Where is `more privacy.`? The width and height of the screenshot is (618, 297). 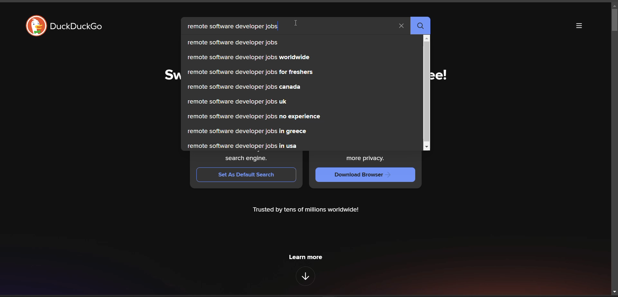
more privacy. is located at coordinates (370, 159).